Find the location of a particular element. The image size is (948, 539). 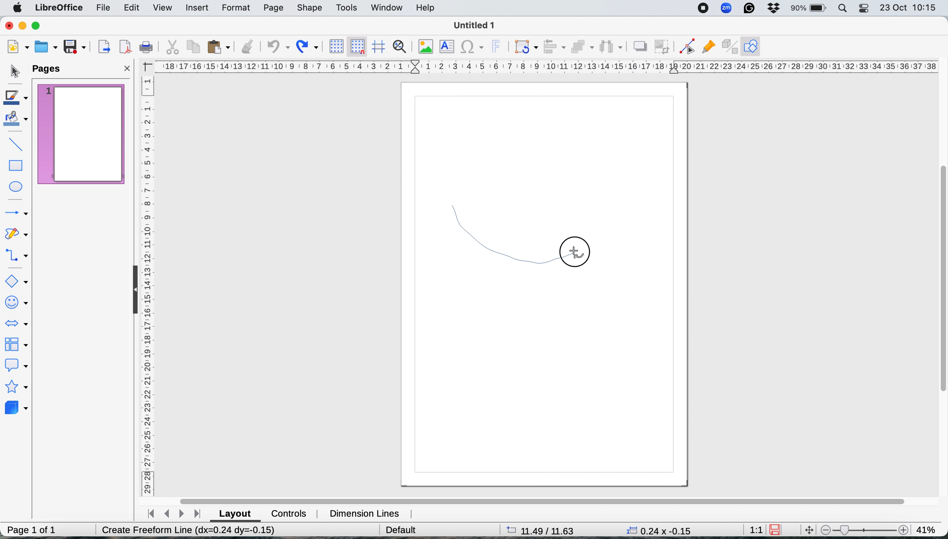

release mouse button is located at coordinates (576, 251).